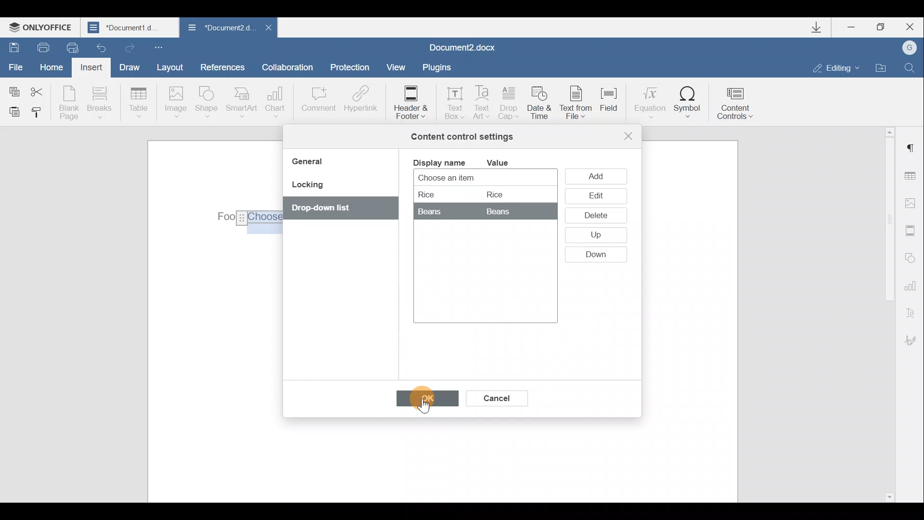  What do you see at coordinates (11, 46) in the screenshot?
I see `Save` at bounding box center [11, 46].